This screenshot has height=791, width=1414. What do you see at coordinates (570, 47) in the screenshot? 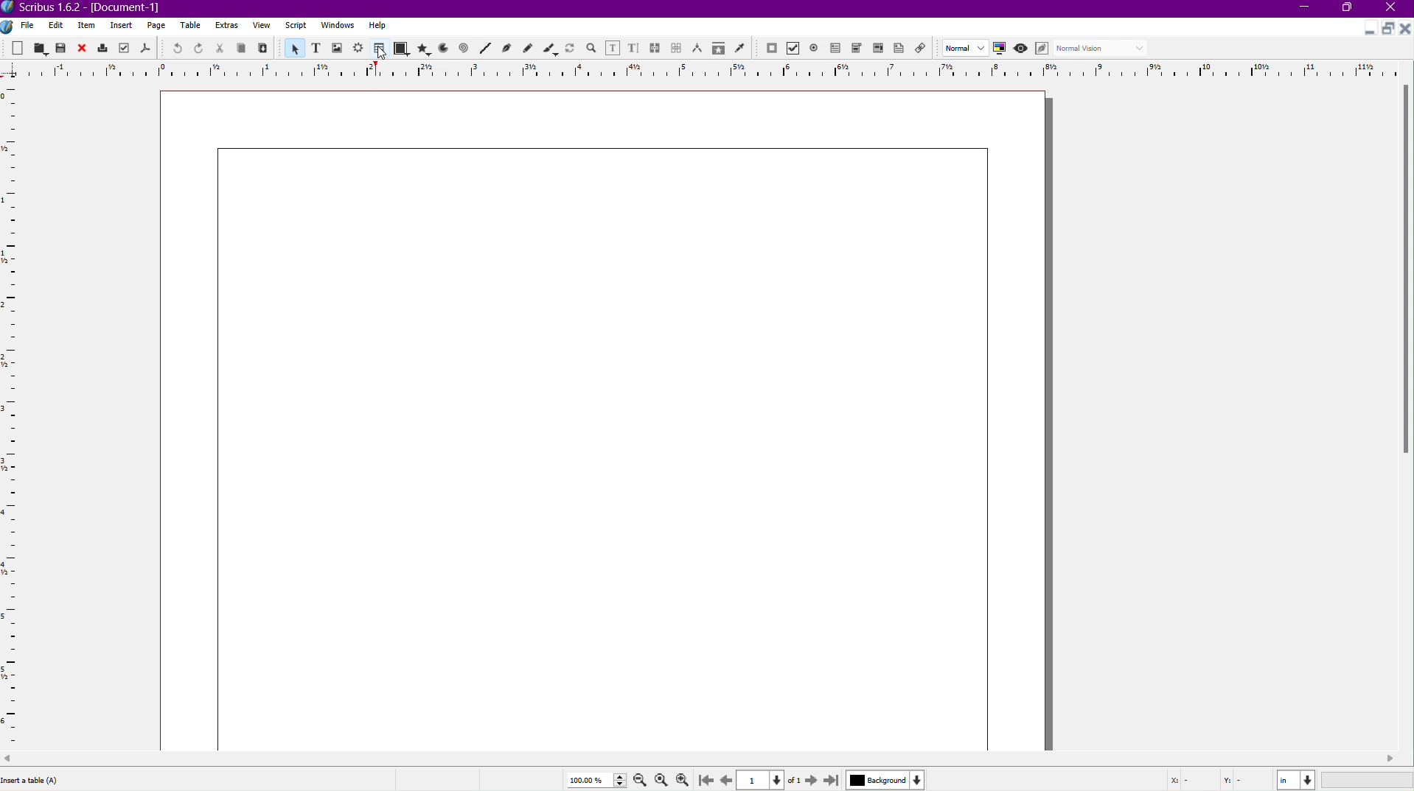
I see `Rotate Item` at bounding box center [570, 47].